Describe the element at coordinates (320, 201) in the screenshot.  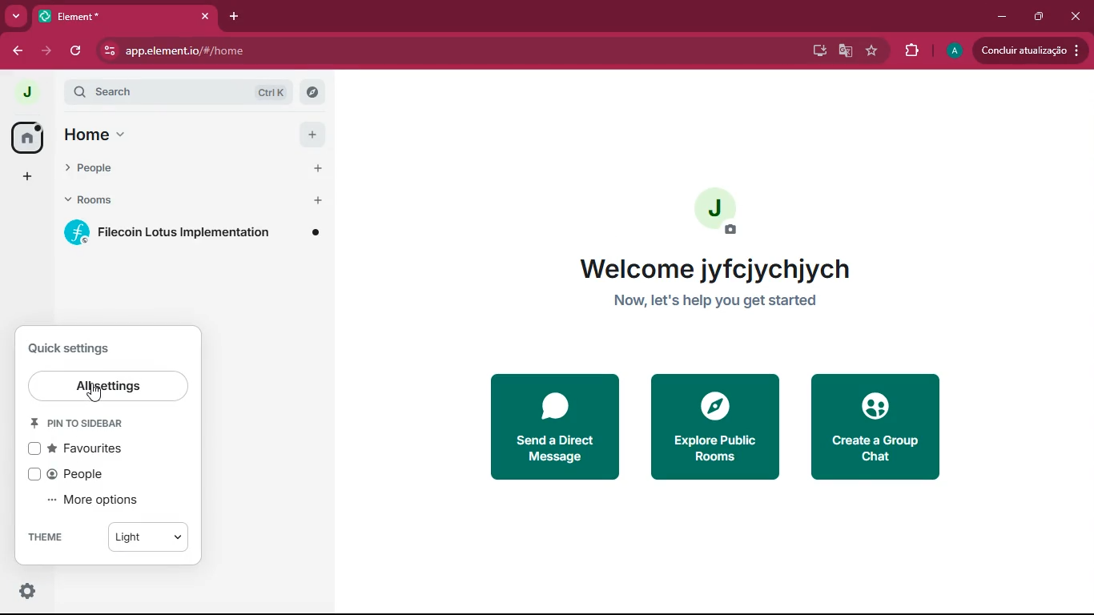
I see `add room` at that location.